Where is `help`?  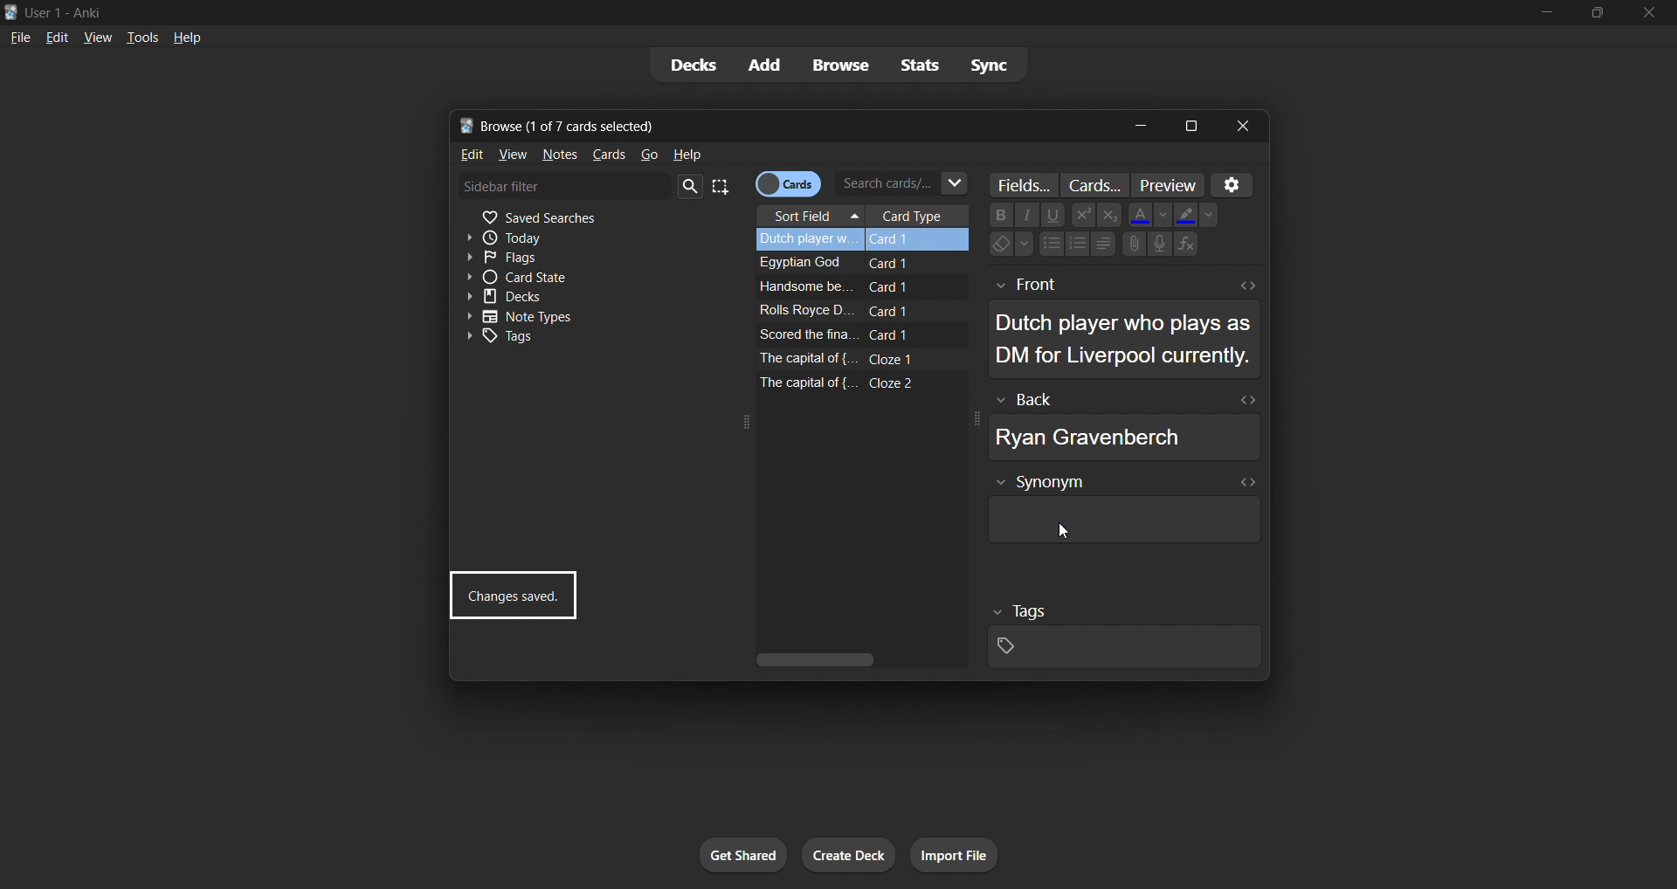
help is located at coordinates (692, 154).